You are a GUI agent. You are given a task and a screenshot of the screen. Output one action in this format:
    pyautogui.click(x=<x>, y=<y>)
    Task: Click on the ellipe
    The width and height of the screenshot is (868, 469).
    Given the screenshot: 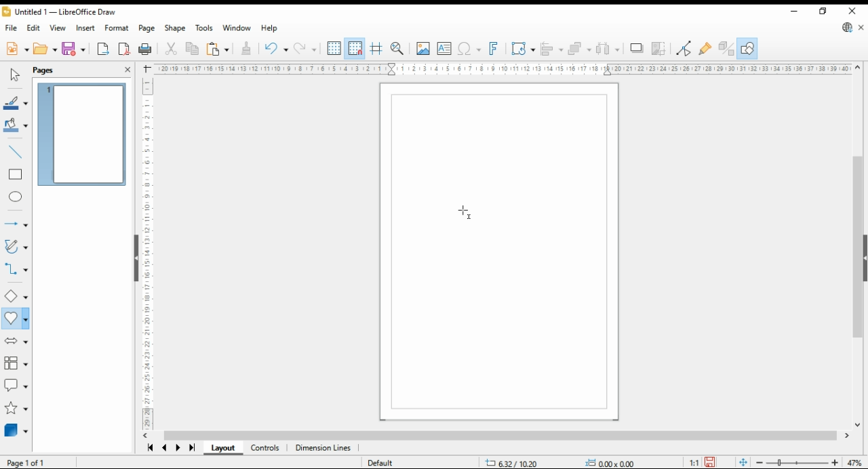 What is the action you would take?
    pyautogui.click(x=16, y=197)
    